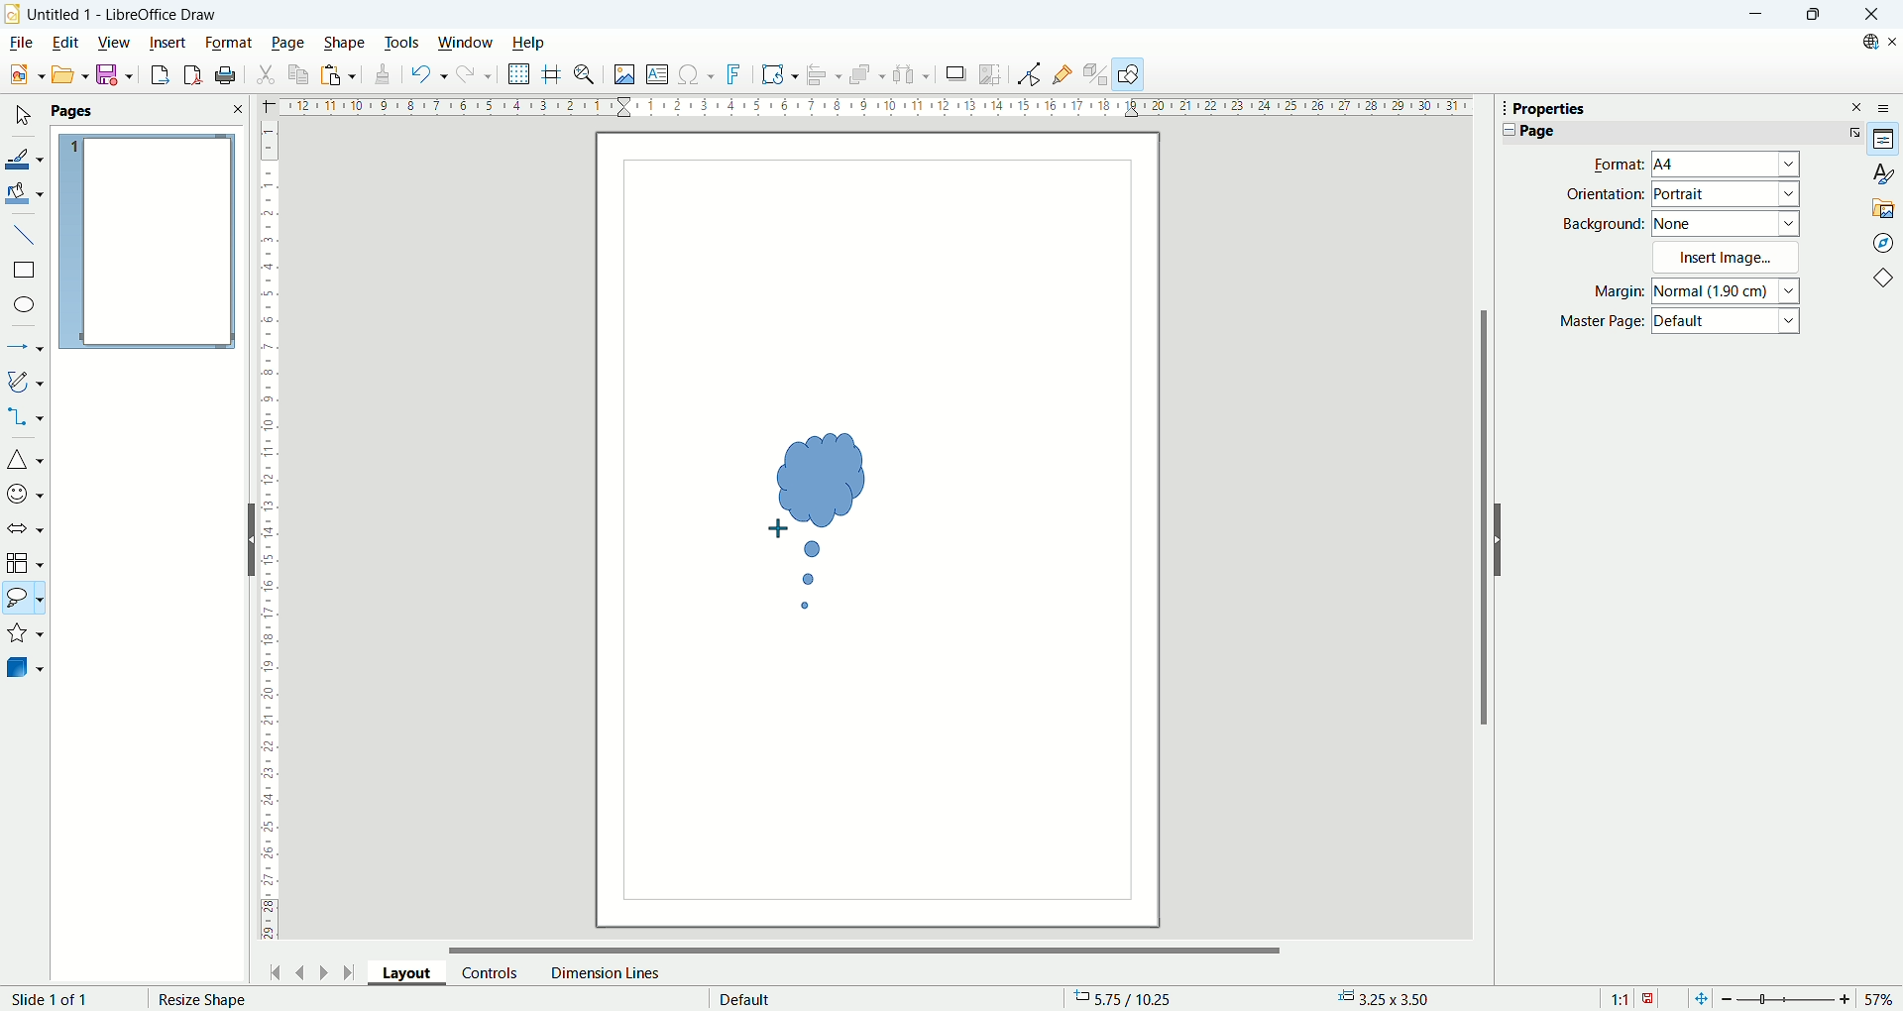  What do you see at coordinates (1887, 281) in the screenshot?
I see `basic shapes` at bounding box center [1887, 281].